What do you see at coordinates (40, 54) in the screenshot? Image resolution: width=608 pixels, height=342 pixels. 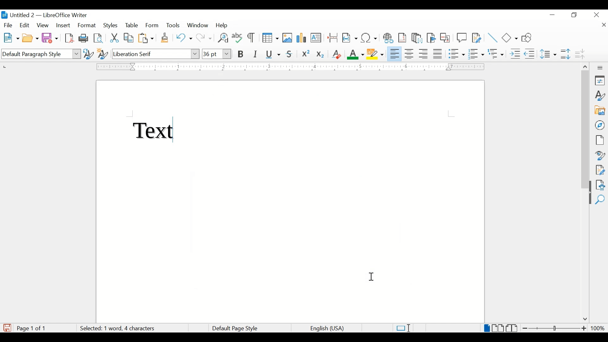 I see `default paragraph style` at bounding box center [40, 54].